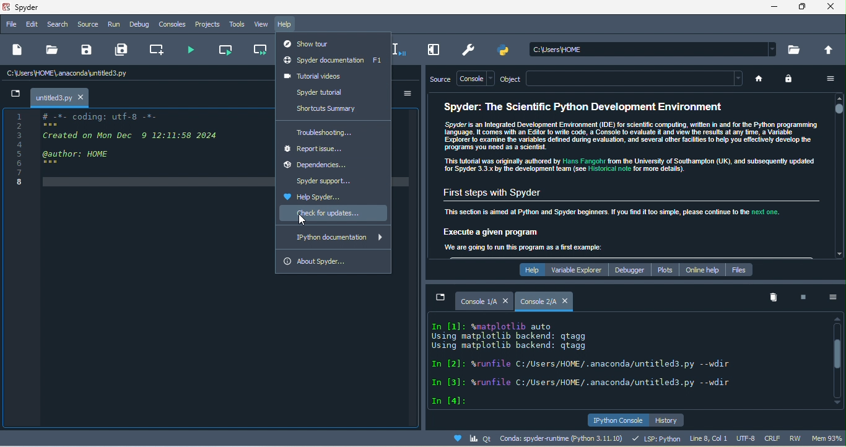  What do you see at coordinates (326, 180) in the screenshot?
I see `spyder support` at bounding box center [326, 180].